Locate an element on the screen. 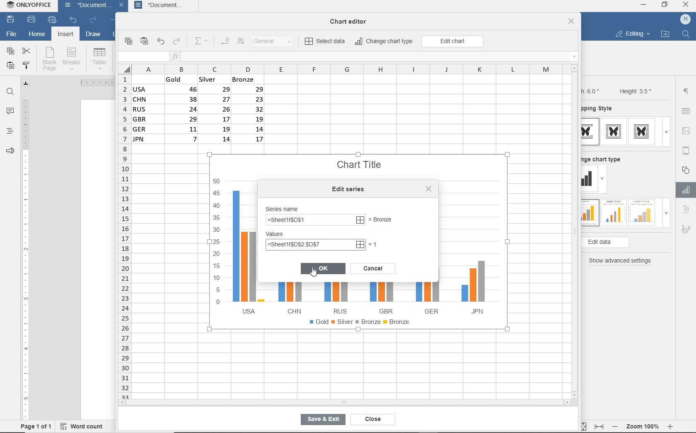  close is located at coordinates (571, 22).